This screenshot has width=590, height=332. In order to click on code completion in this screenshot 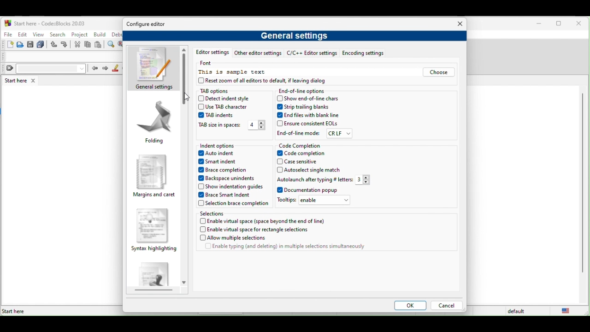, I will do `click(301, 145)`.